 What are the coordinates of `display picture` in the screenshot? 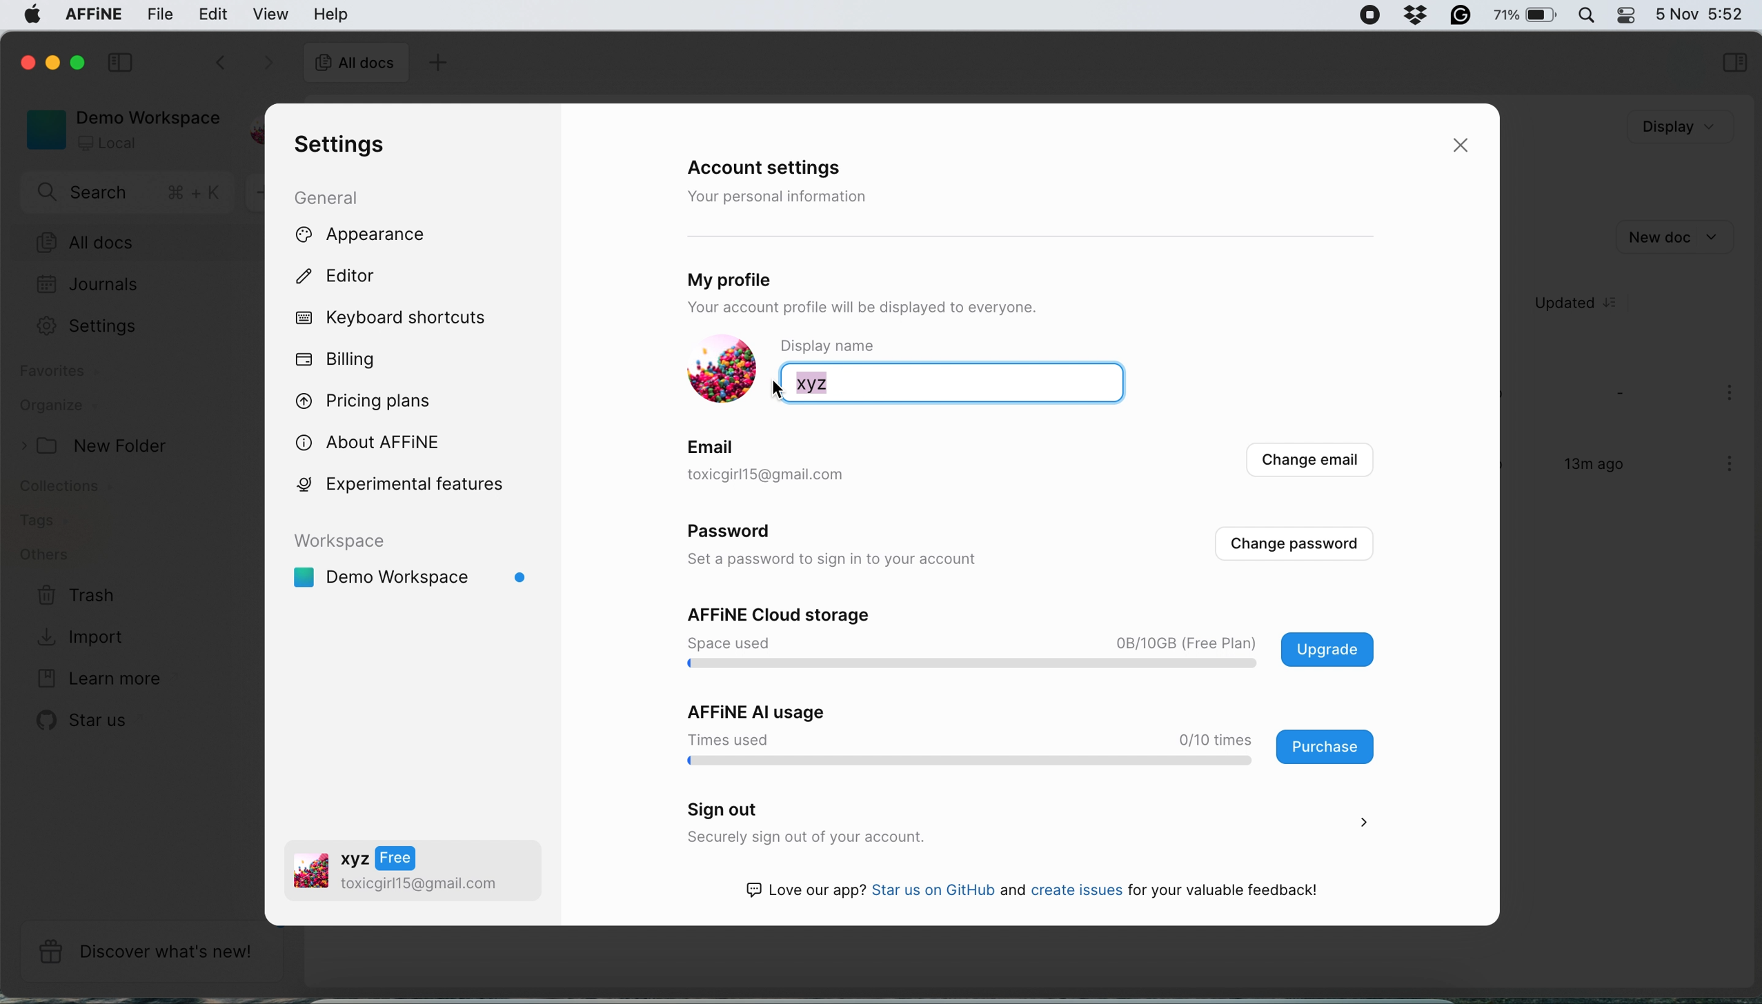 It's located at (715, 370).